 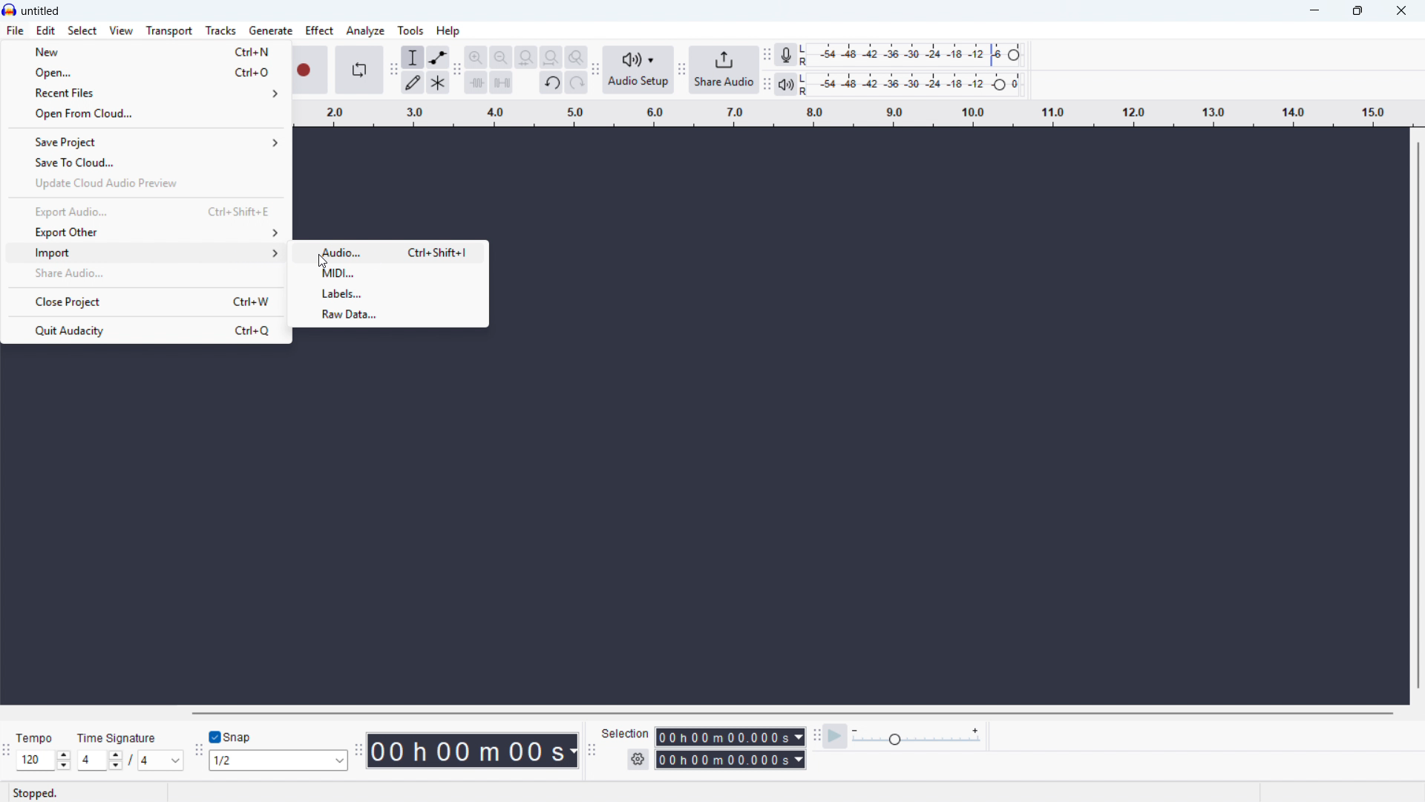 What do you see at coordinates (626, 734) in the screenshot?
I see `Selection` at bounding box center [626, 734].